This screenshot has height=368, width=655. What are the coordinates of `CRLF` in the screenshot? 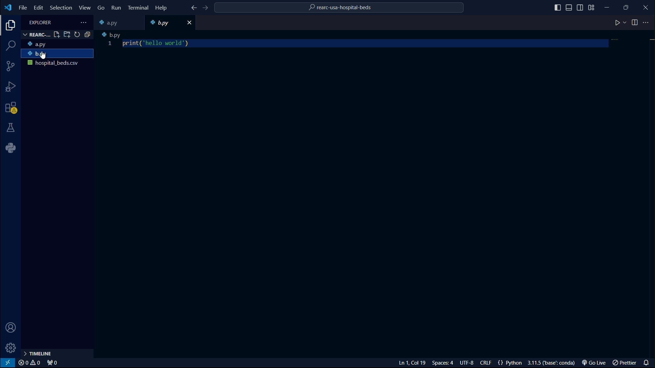 It's located at (487, 363).